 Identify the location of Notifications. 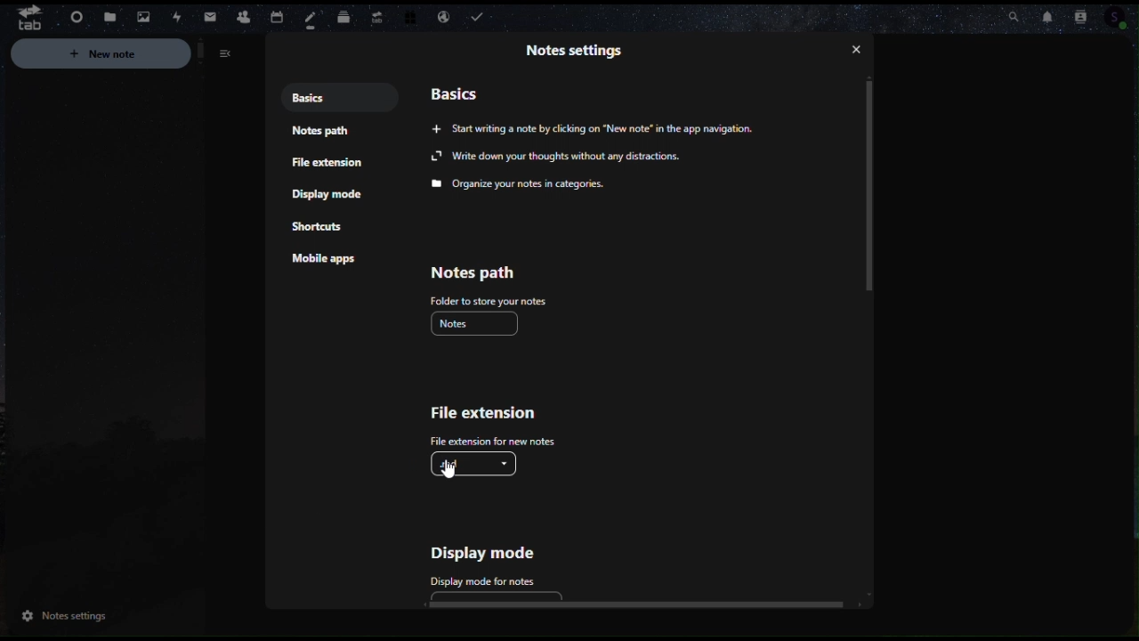
(1052, 18).